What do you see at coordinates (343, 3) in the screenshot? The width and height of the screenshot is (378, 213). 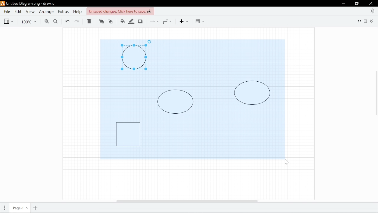 I see `Minimize` at bounding box center [343, 3].